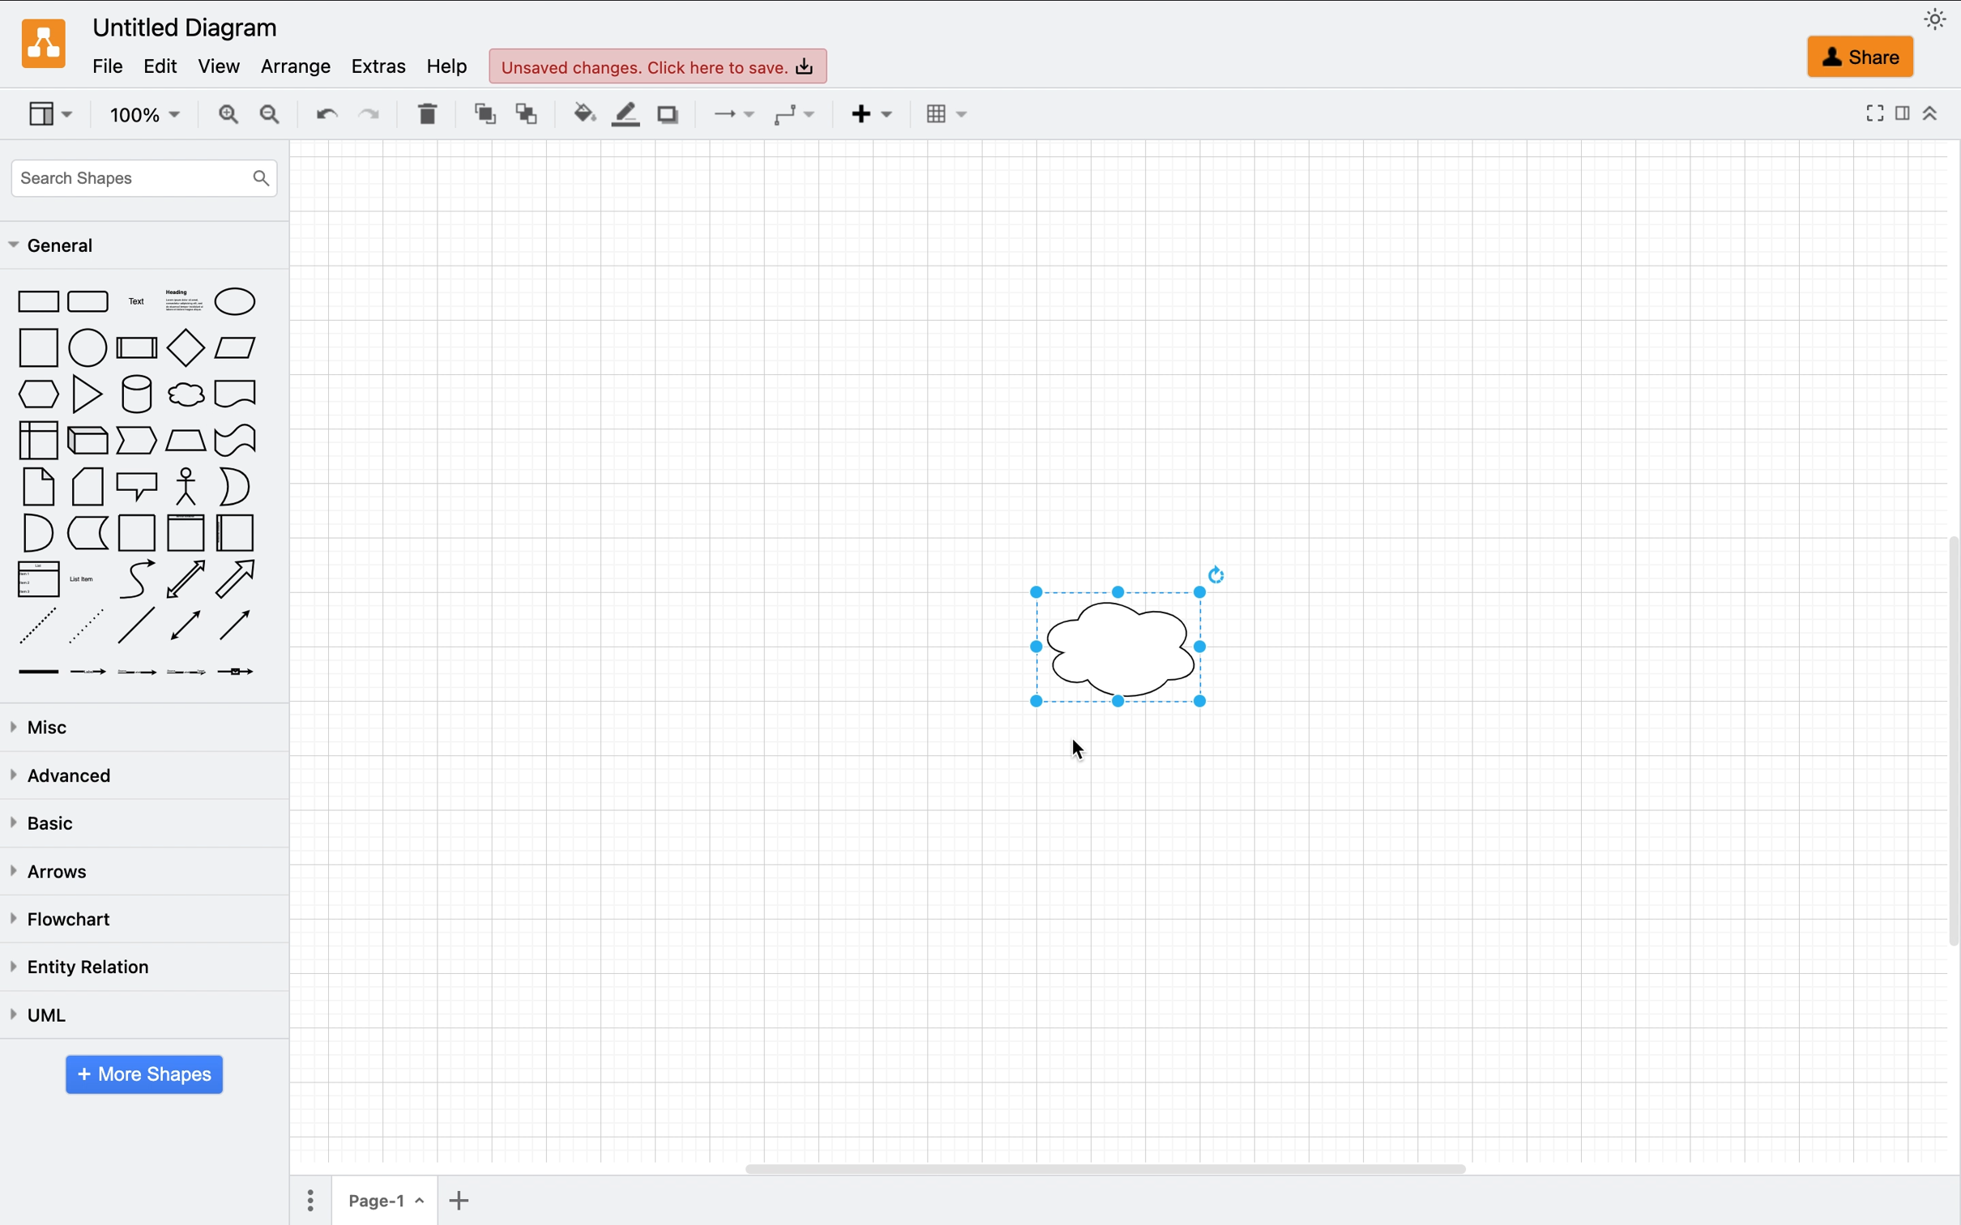 The height and width of the screenshot is (1225, 1961). I want to click on document, so click(238, 395).